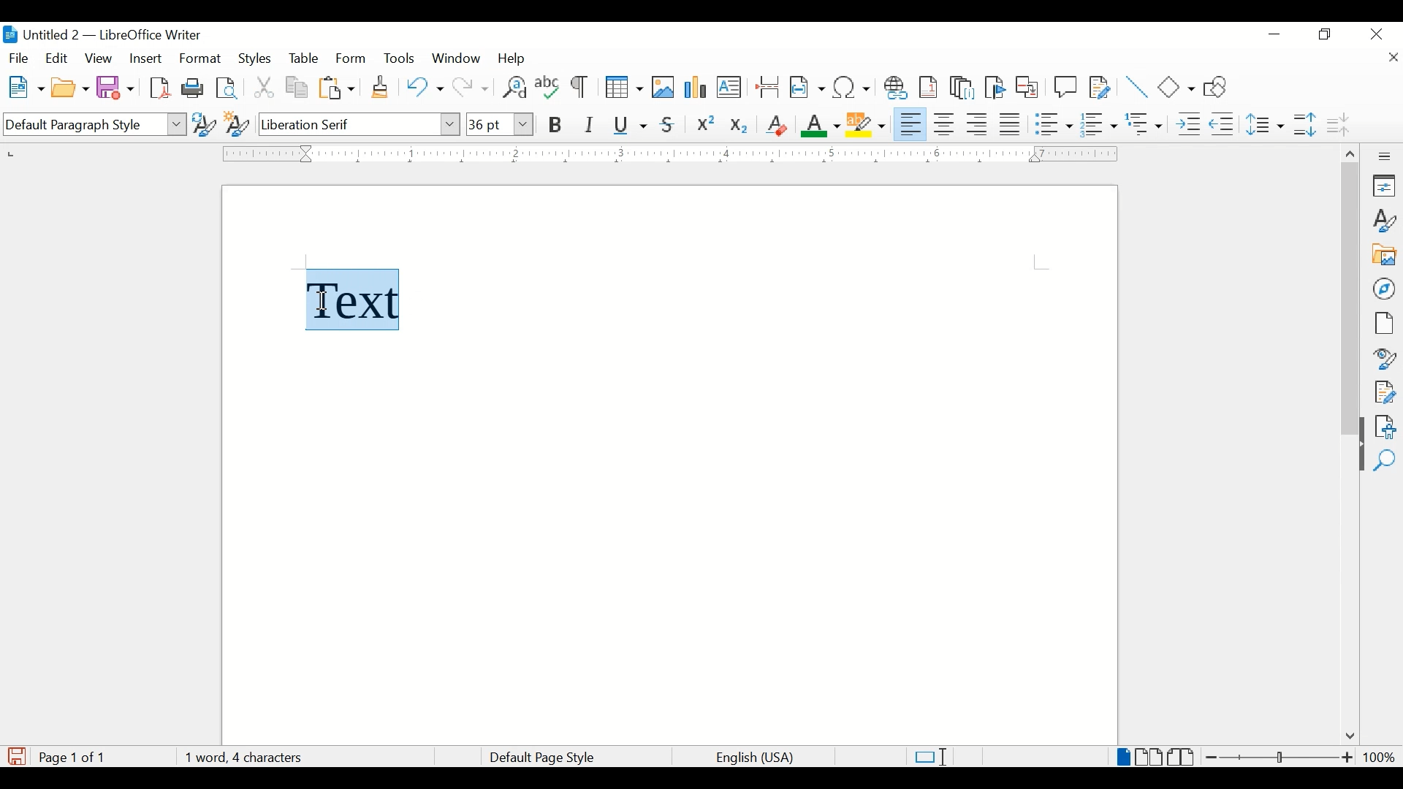 The image size is (1403, 789). What do you see at coordinates (624, 87) in the screenshot?
I see `insert table` at bounding box center [624, 87].